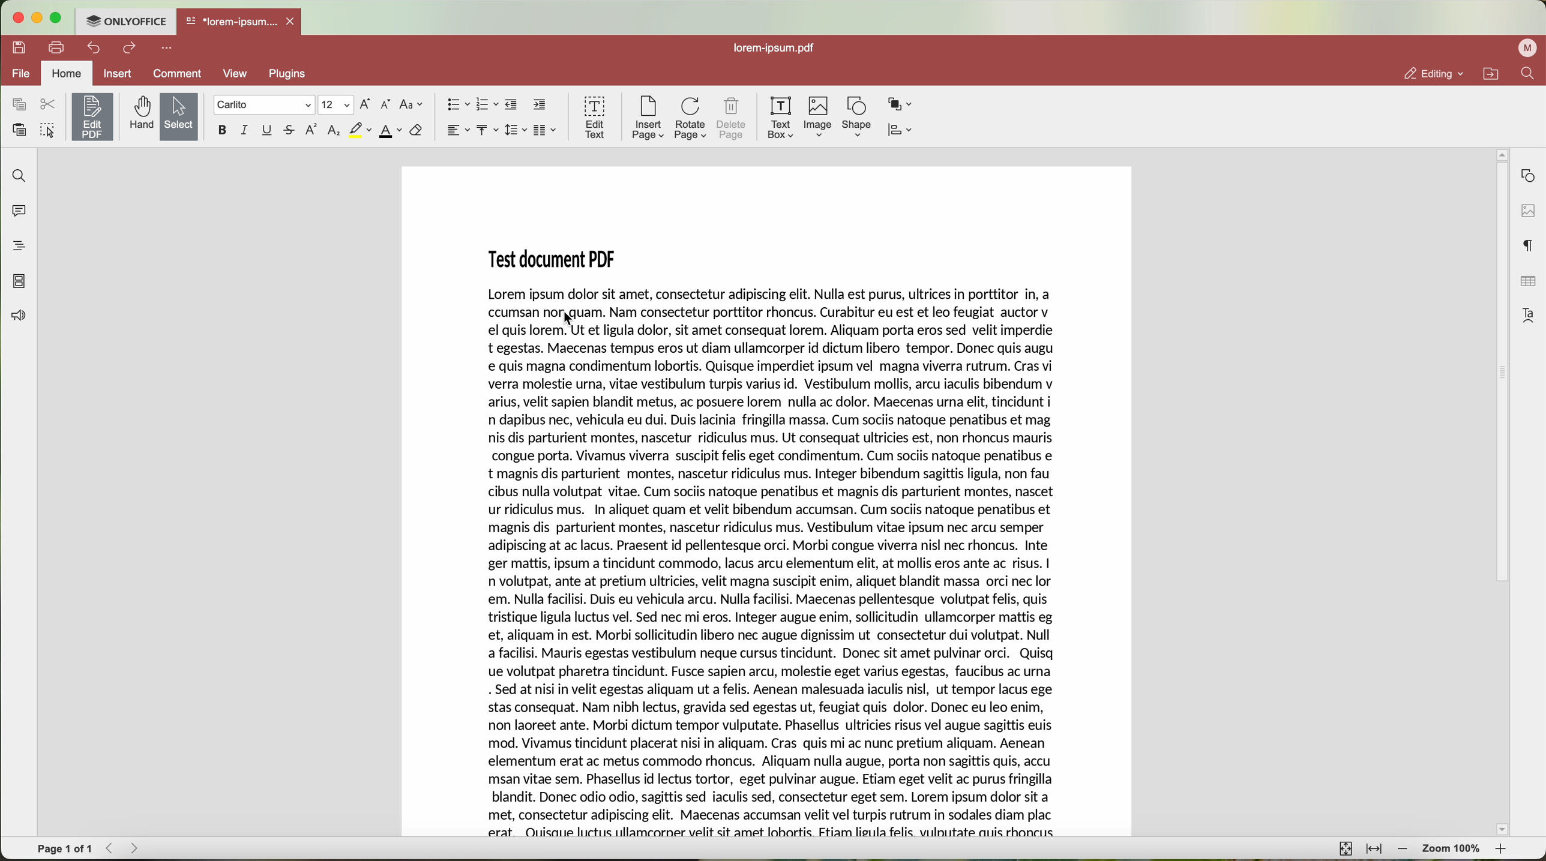  I want to click on align shape, so click(902, 129).